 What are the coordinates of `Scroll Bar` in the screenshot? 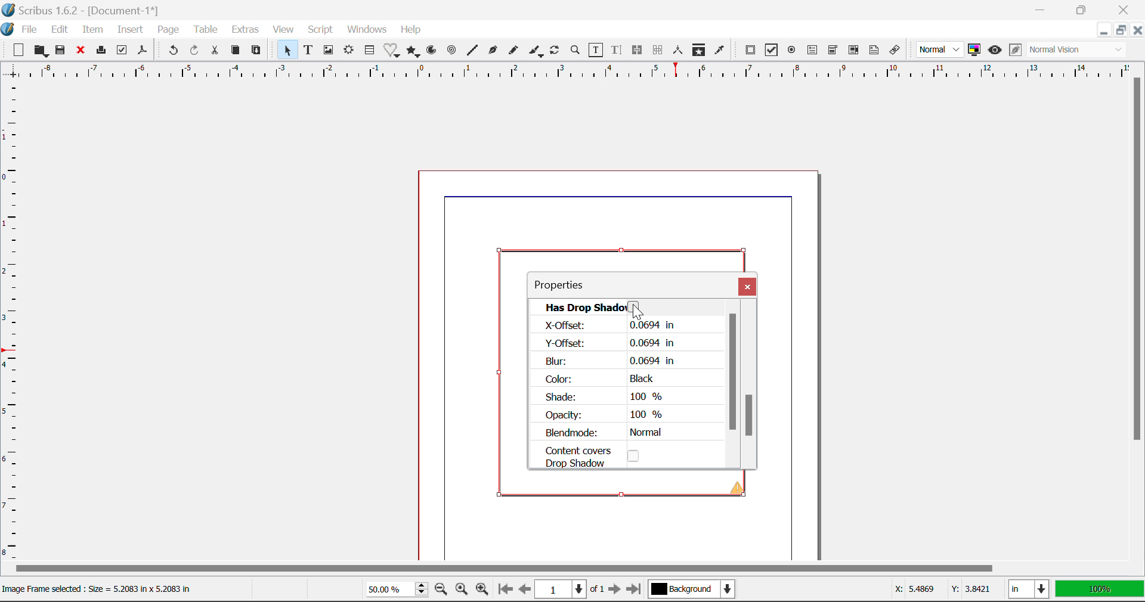 It's located at (751, 389).